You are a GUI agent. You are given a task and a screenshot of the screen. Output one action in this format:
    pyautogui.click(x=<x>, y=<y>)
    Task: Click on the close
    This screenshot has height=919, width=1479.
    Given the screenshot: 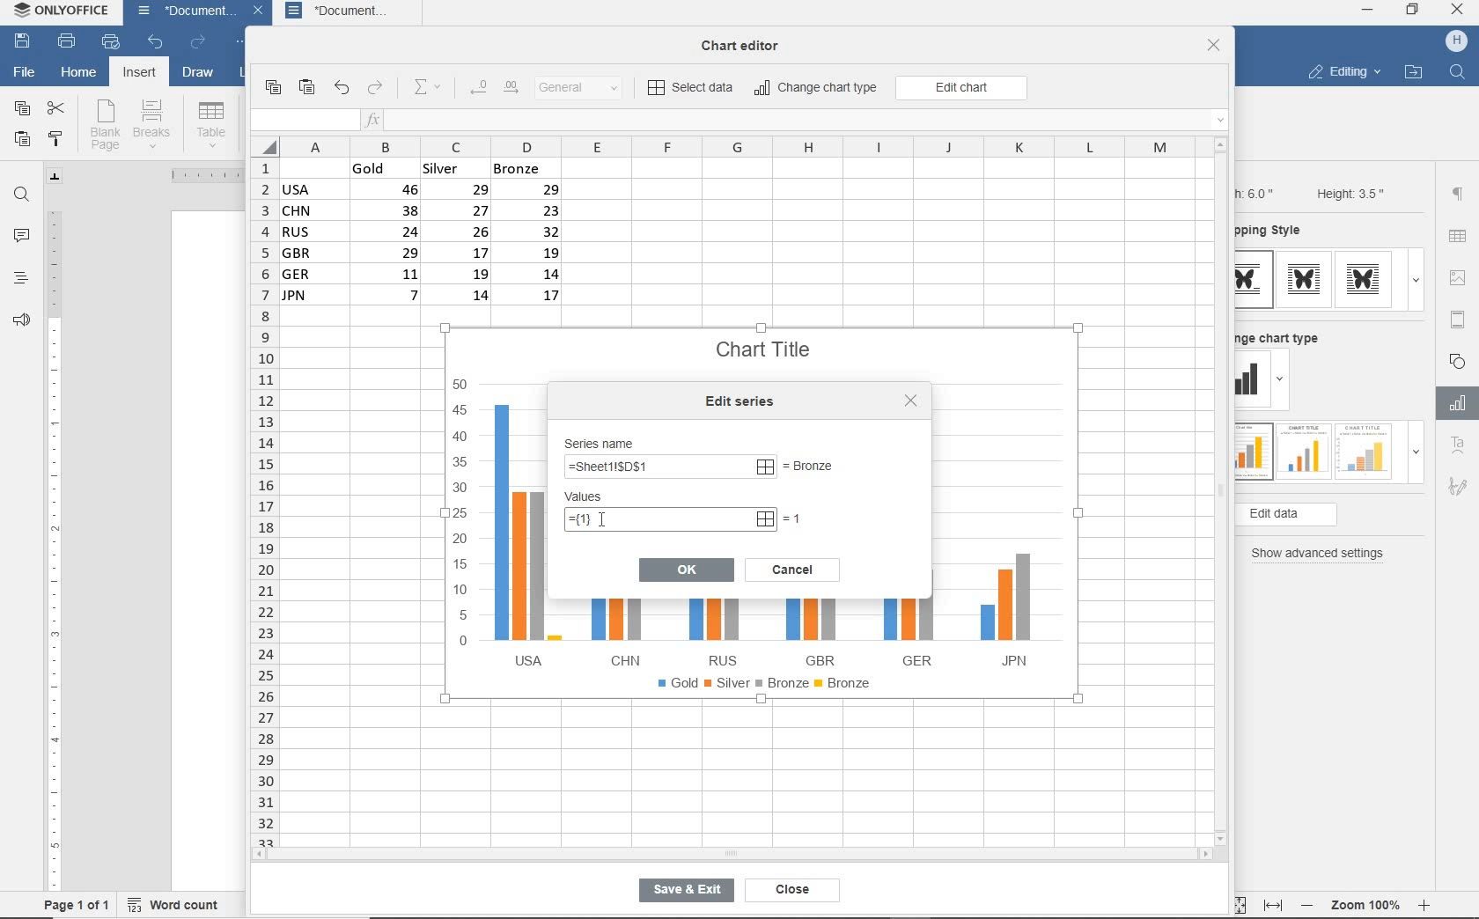 What is the action you would take?
    pyautogui.click(x=1214, y=47)
    